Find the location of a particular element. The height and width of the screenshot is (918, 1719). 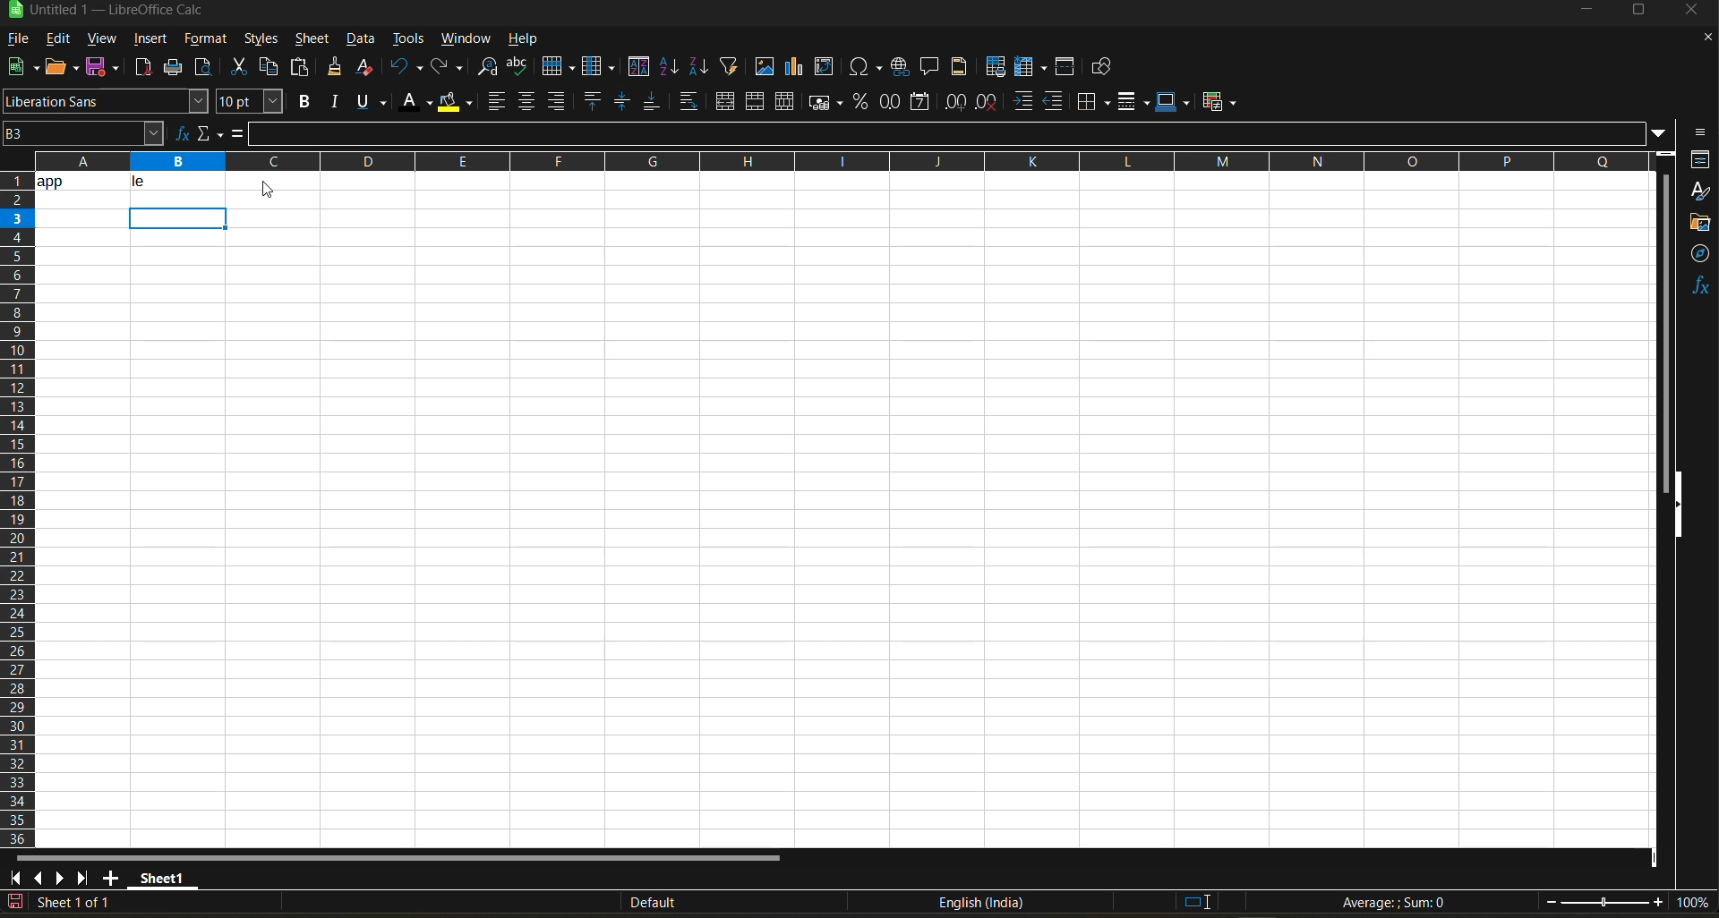

close document is located at coordinates (1701, 42).